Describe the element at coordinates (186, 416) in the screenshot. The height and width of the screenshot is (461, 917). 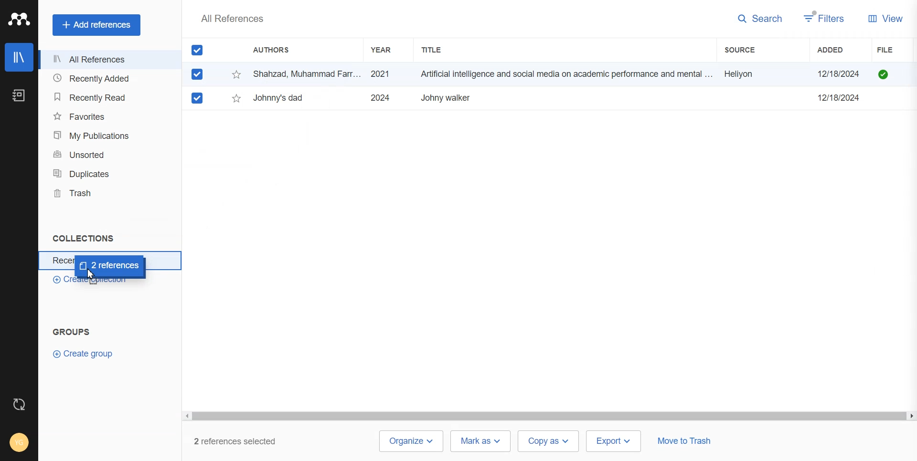
I see `scroll left` at that location.